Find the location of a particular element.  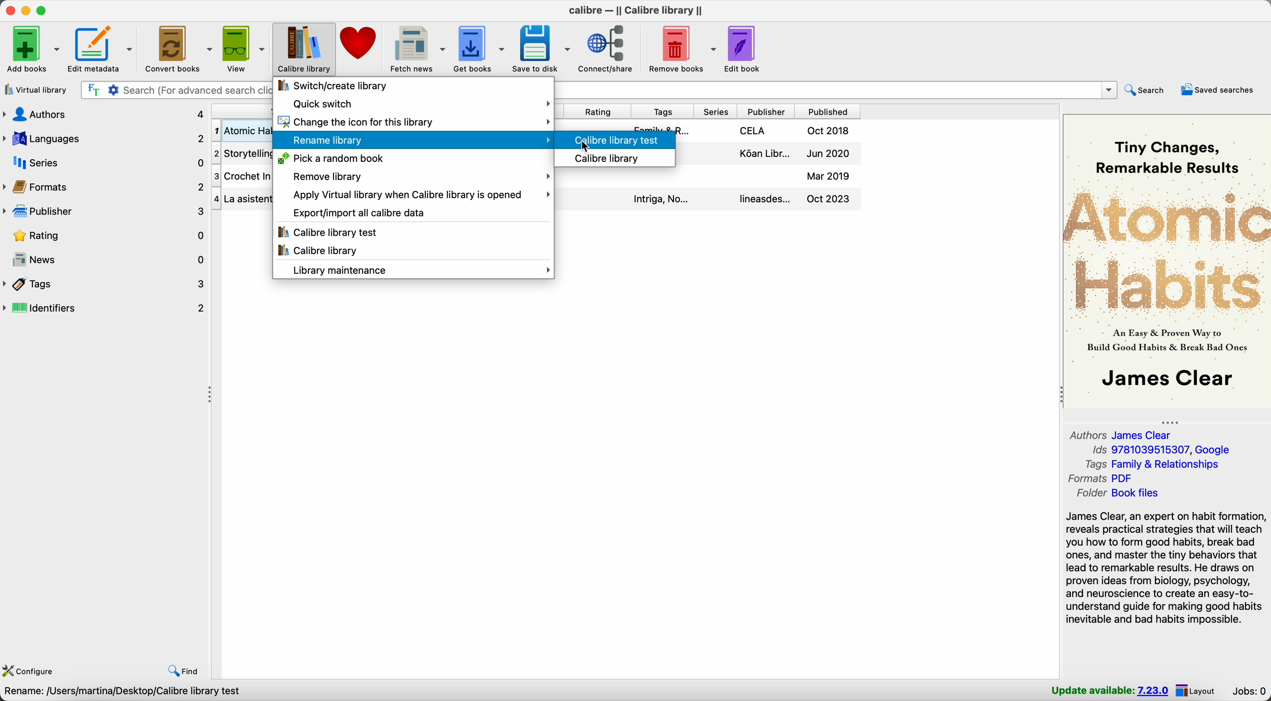

news is located at coordinates (105, 260).